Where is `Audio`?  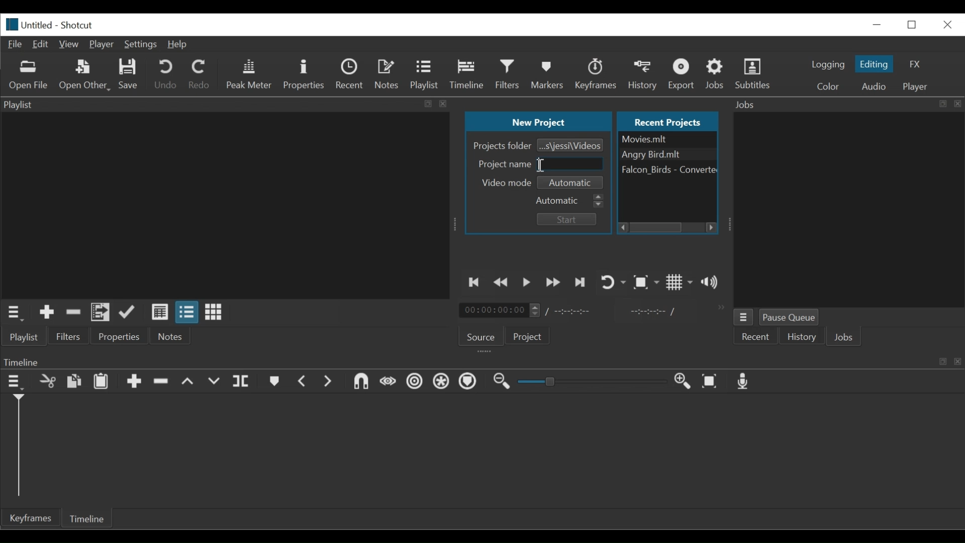
Audio is located at coordinates (874, 86).